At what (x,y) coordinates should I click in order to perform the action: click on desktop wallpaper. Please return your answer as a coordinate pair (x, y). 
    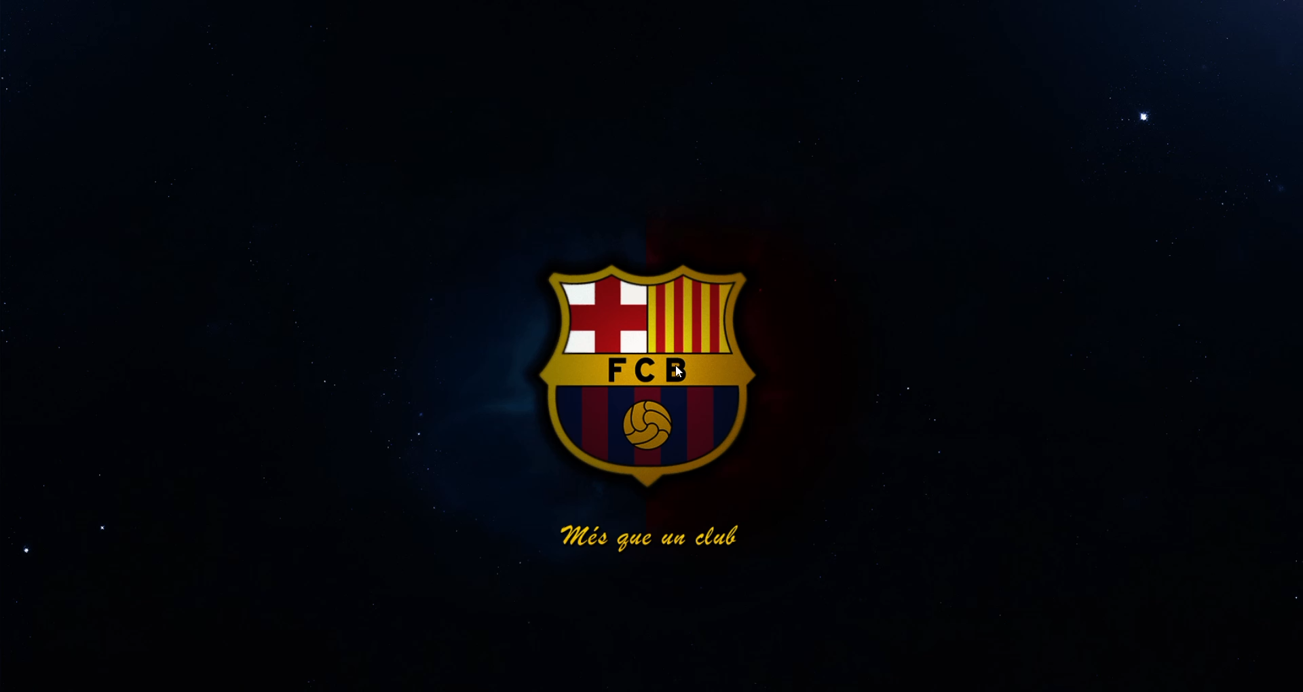
    Looking at the image, I should click on (651, 345).